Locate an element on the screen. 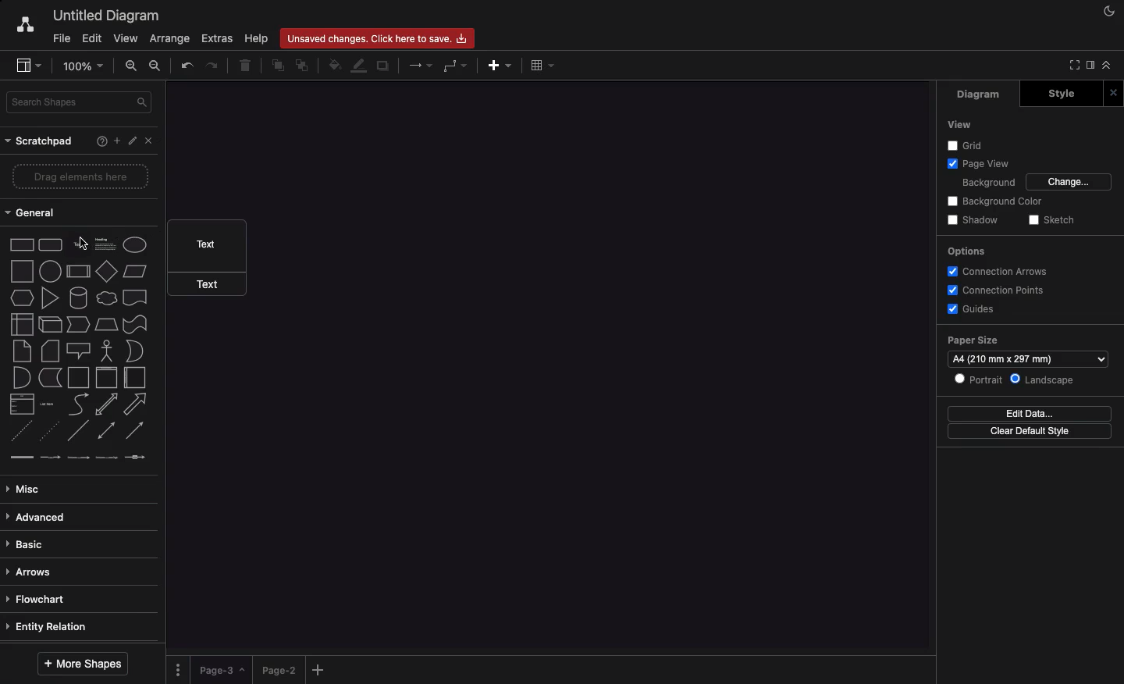  Landscape is located at coordinates (1047, 378).